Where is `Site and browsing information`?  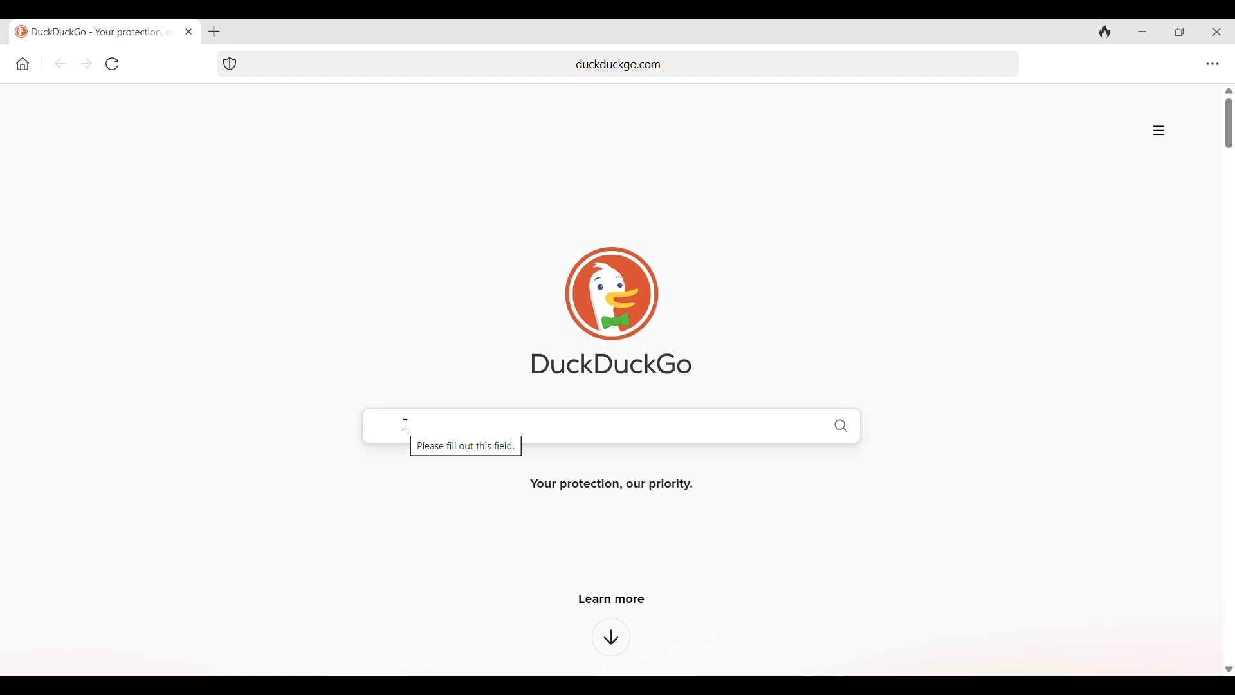
Site and browsing information is located at coordinates (1158, 131).